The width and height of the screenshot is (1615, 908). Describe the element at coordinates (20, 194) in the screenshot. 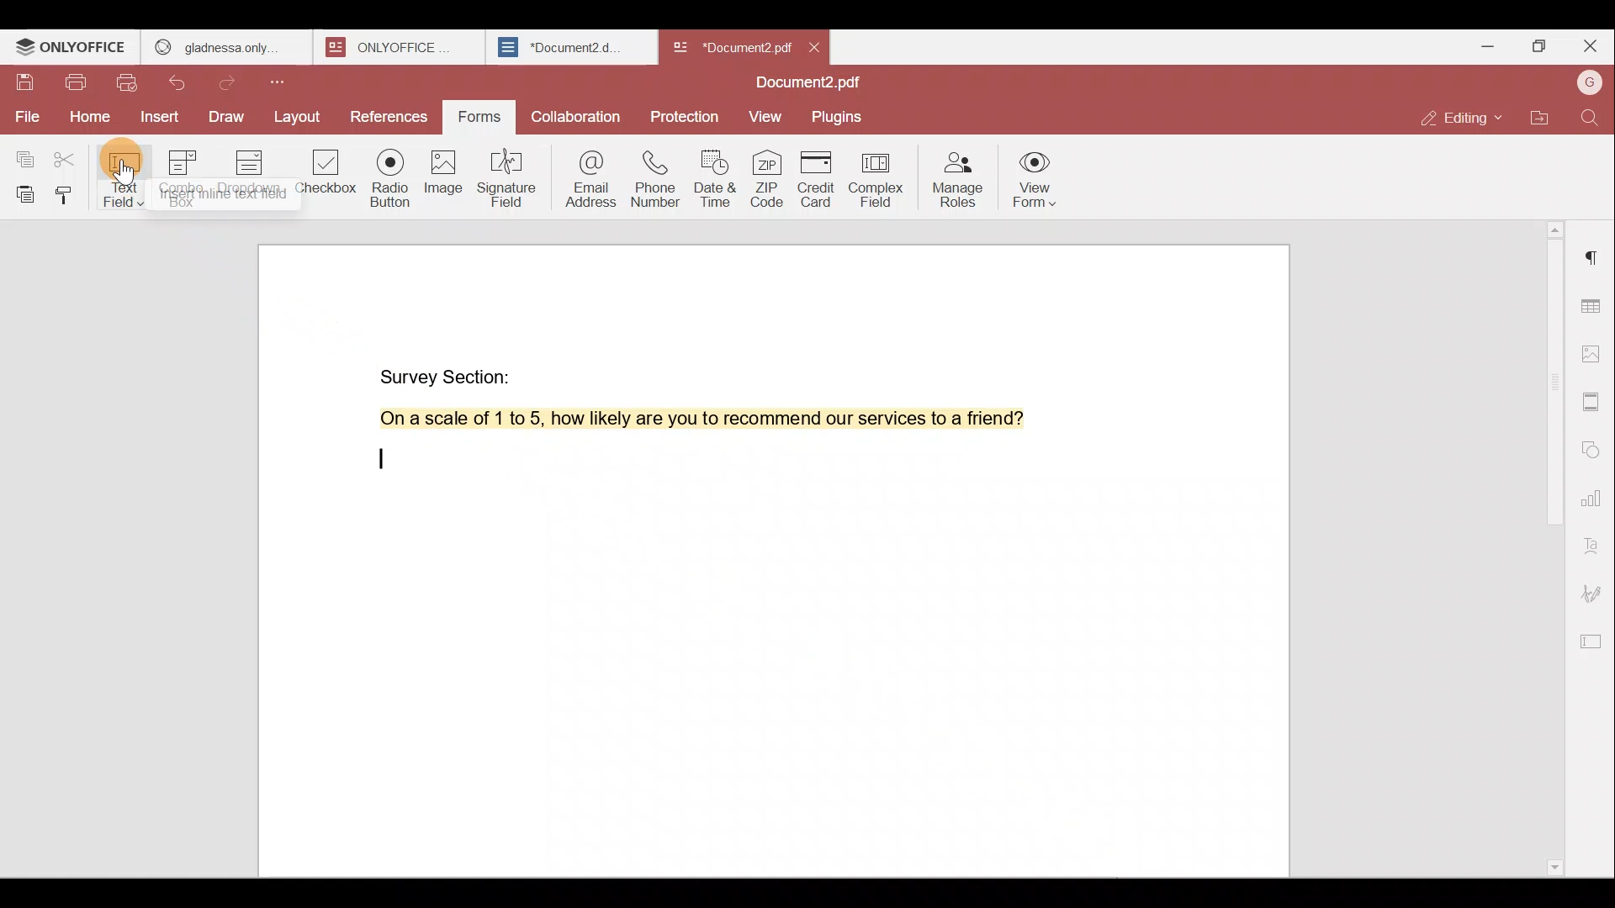

I see `Paste` at that location.